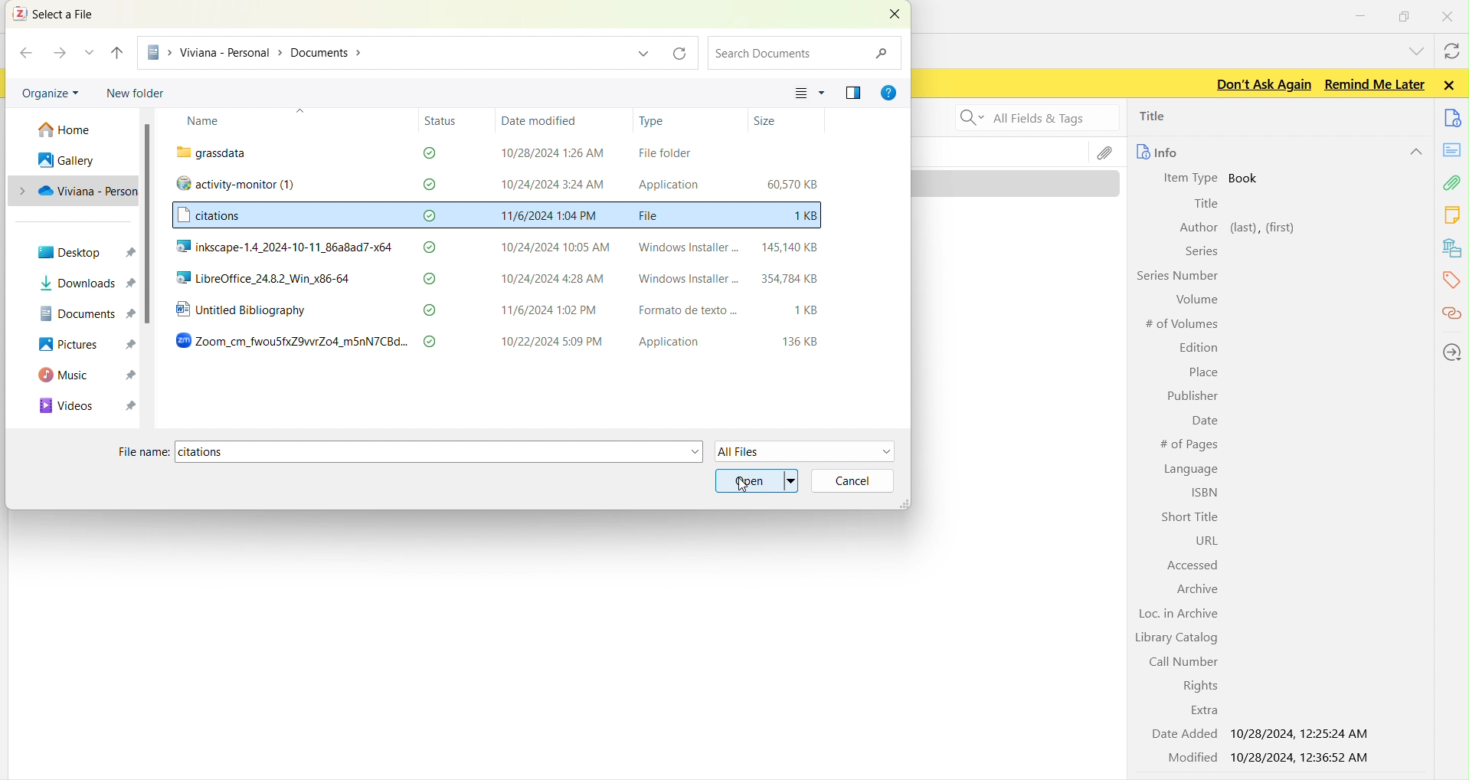  What do you see at coordinates (1192, 178) in the screenshot?
I see `Item Type` at bounding box center [1192, 178].